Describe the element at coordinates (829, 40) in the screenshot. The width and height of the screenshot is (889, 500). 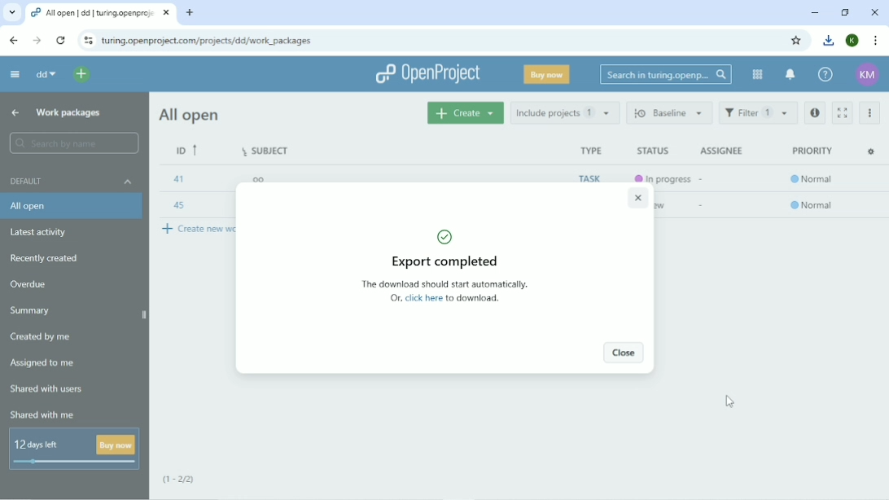
I see `Downloads` at that location.